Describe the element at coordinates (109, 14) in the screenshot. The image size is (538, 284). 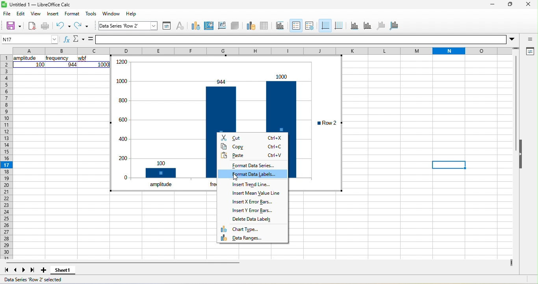
I see `window` at that location.